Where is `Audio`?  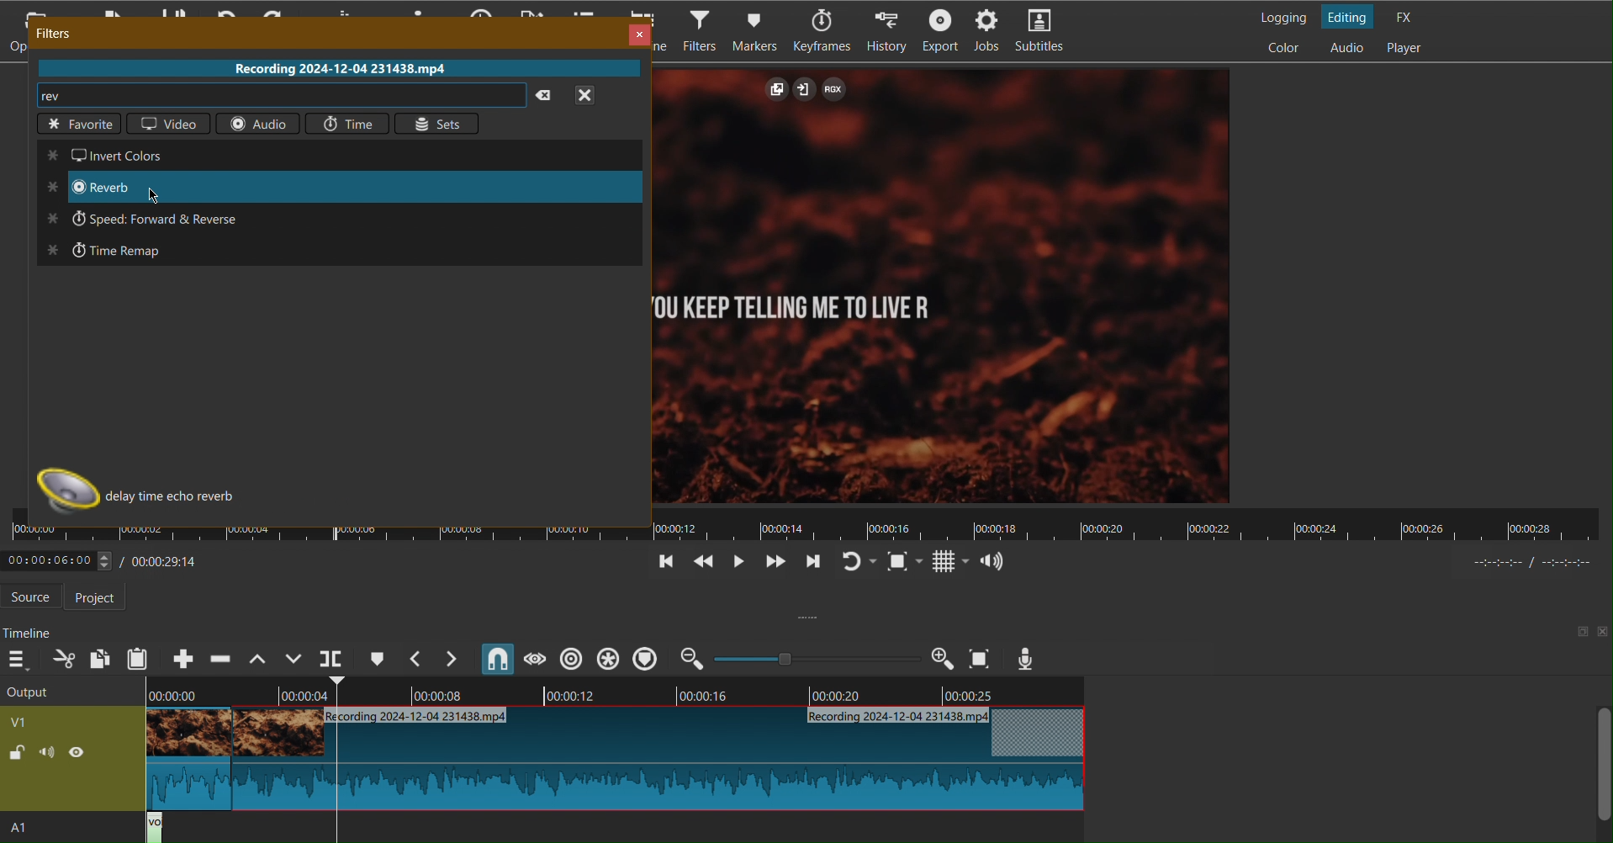
Audio is located at coordinates (993, 559).